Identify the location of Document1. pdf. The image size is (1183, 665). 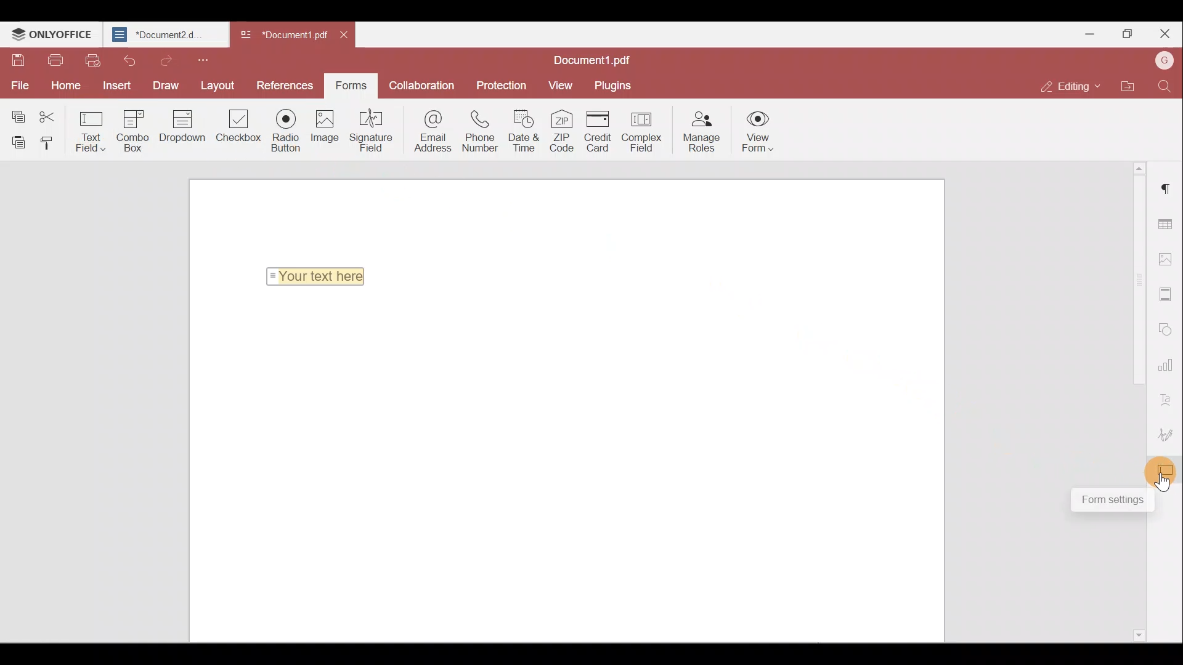
(278, 37).